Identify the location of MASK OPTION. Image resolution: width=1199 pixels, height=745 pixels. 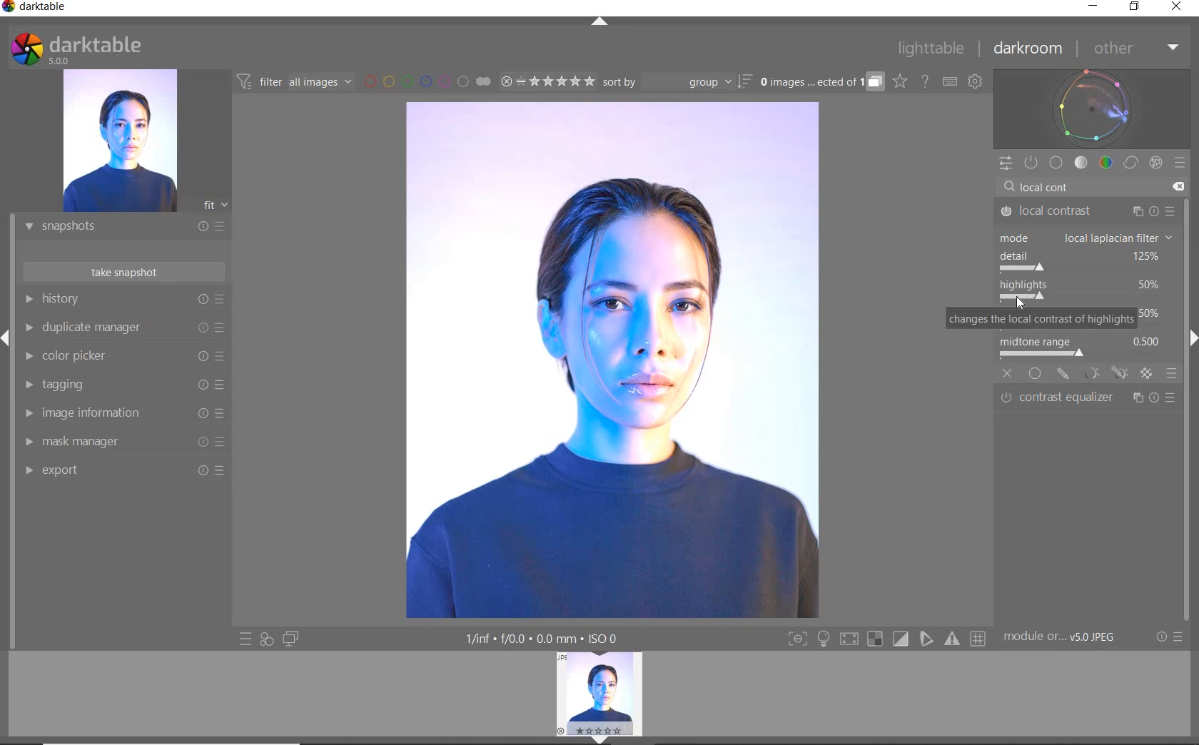
(1122, 375).